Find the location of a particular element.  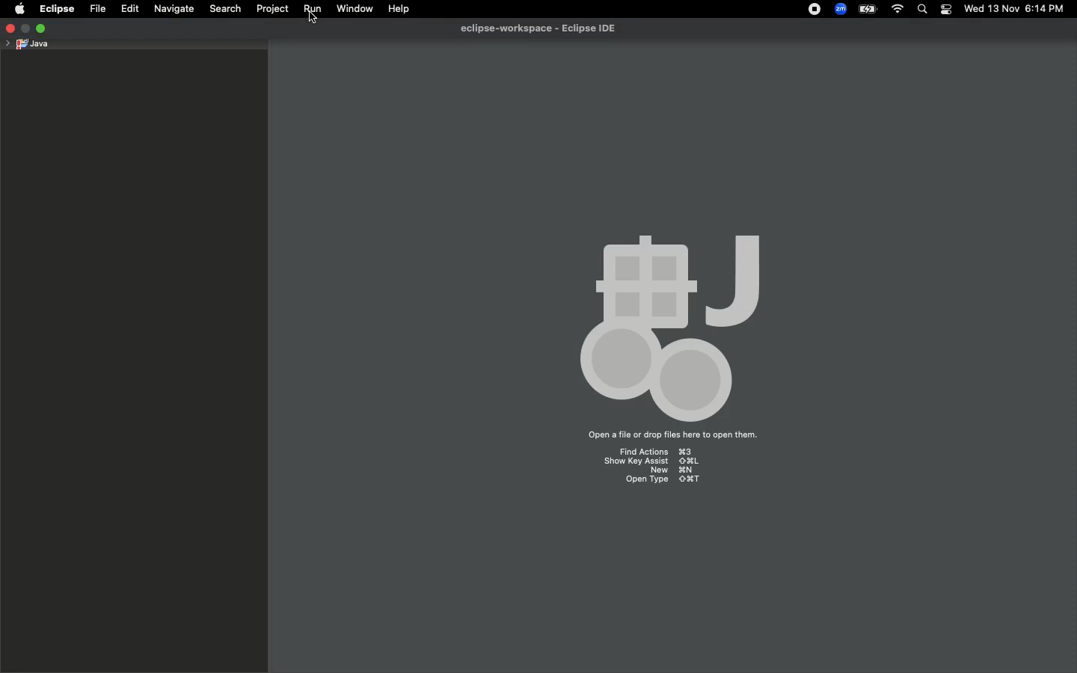

Zoom is located at coordinates (838, 10).